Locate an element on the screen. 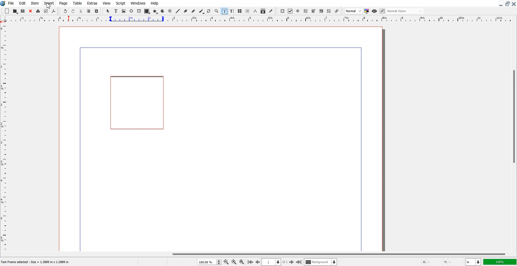 The height and width of the screenshot is (266, 517). Select Zoom Level is located at coordinates (210, 262).